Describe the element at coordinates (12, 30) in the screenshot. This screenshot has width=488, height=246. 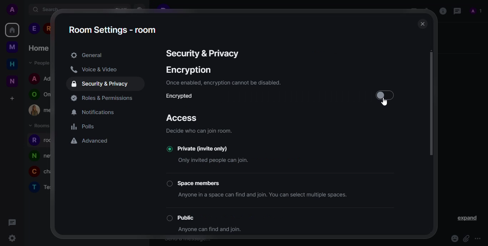
I see `home` at that location.